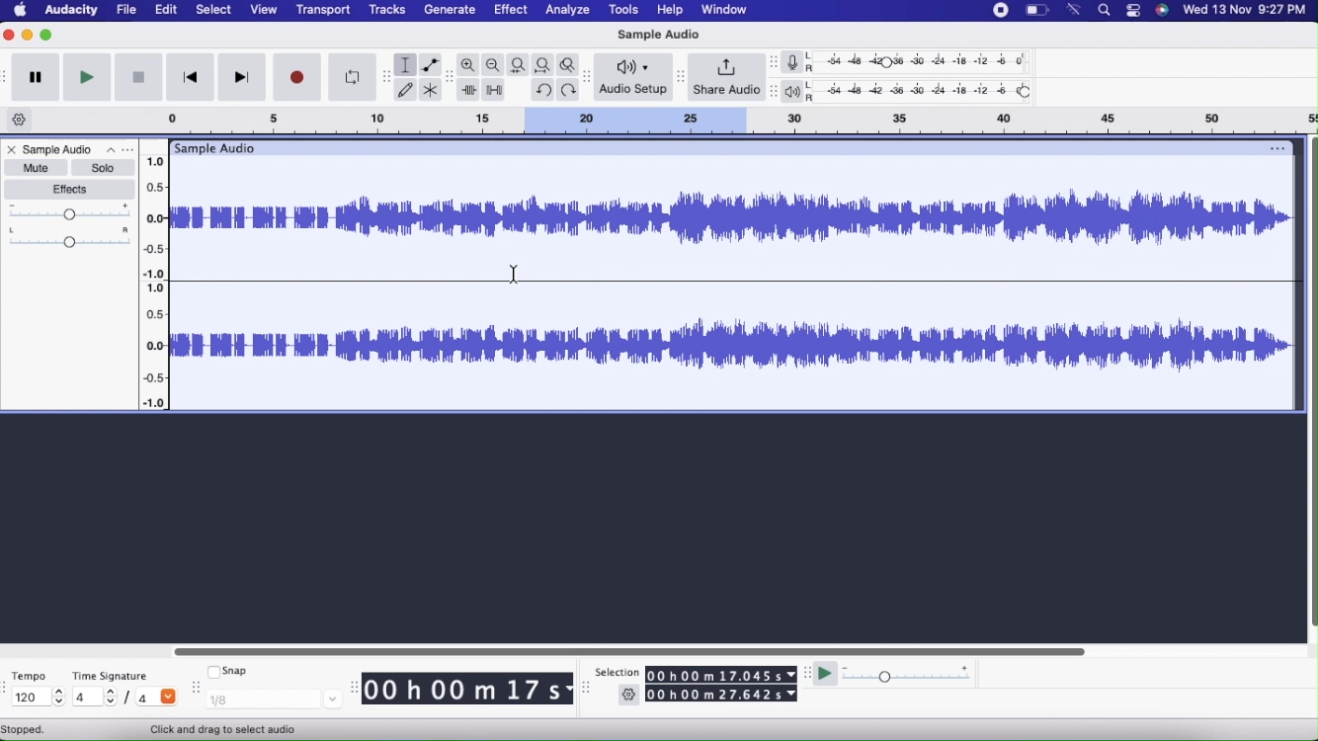 Image resolution: width=1318 pixels, height=741 pixels. I want to click on Home, so click(21, 9).